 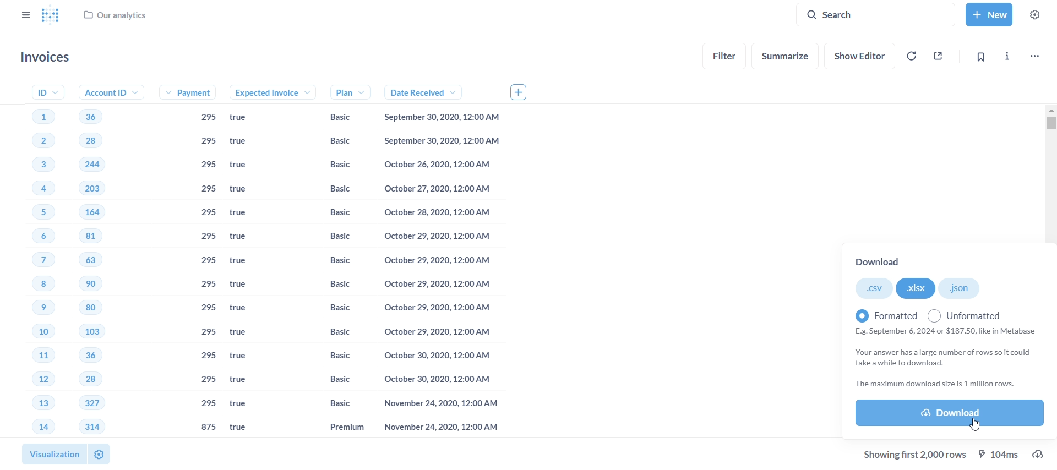 What do you see at coordinates (333, 212) in the screenshot?
I see `Basic` at bounding box center [333, 212].